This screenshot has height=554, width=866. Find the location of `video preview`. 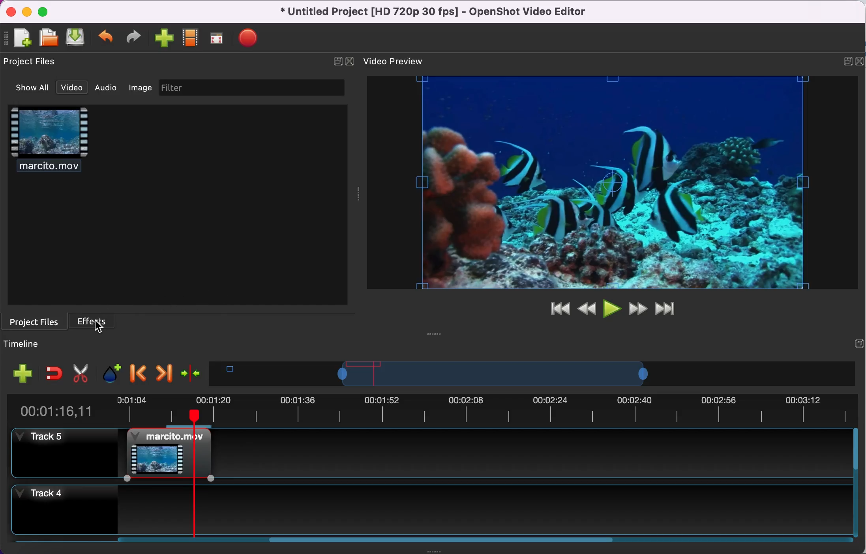

video preview is located at coordinates (396, 60).